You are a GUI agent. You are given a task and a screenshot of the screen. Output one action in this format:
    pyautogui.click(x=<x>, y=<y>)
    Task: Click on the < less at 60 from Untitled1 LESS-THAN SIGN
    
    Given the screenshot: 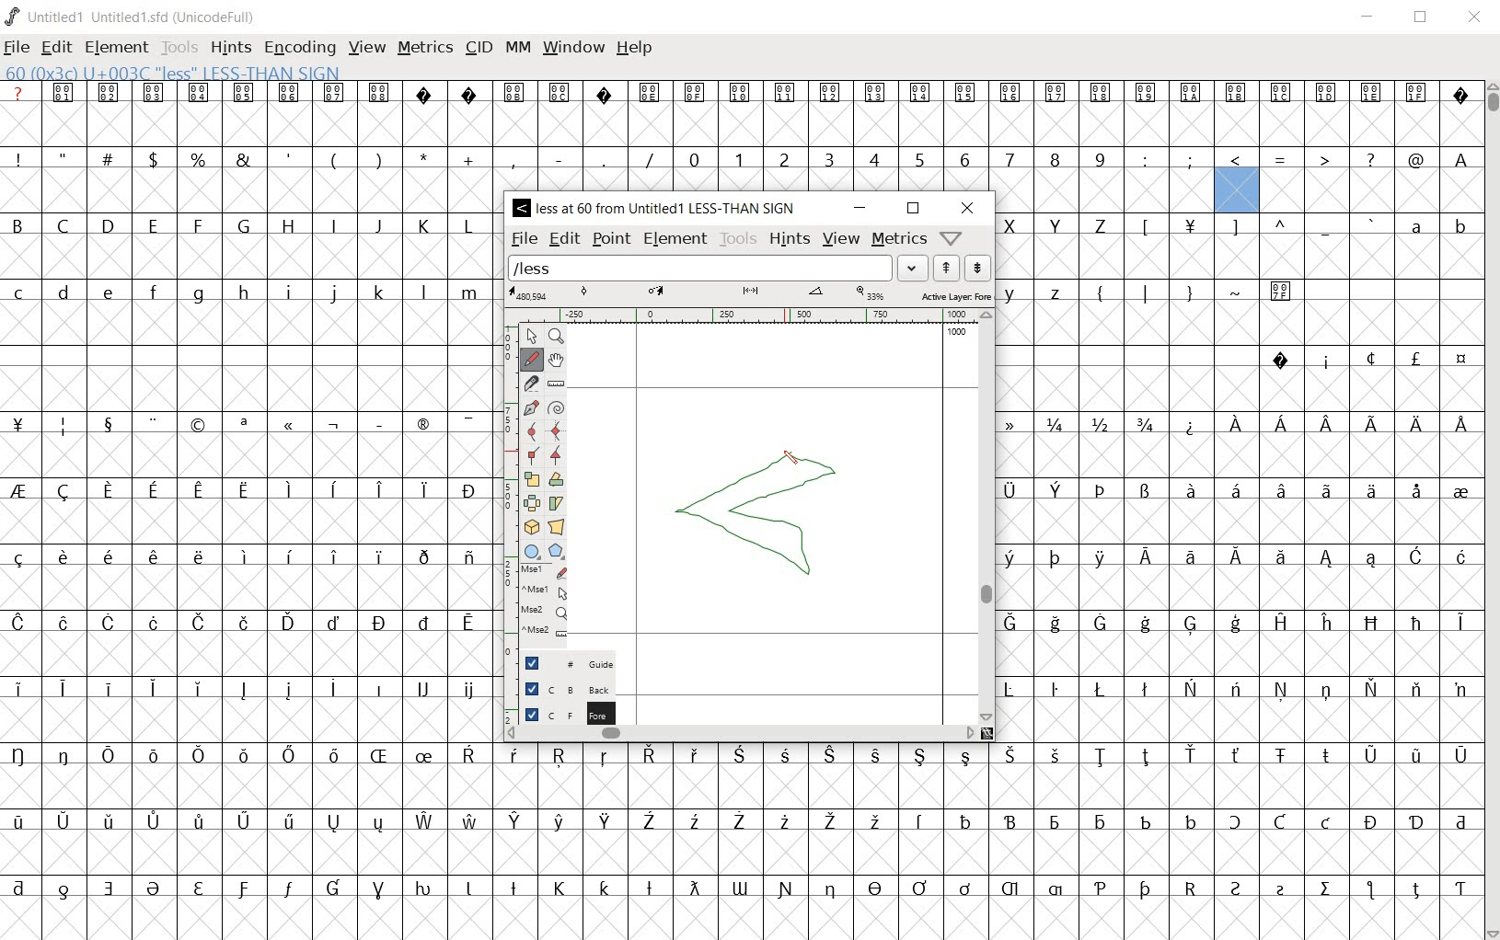 What is the action you would take?
    pyautogui.click(x=659, y=209)
    